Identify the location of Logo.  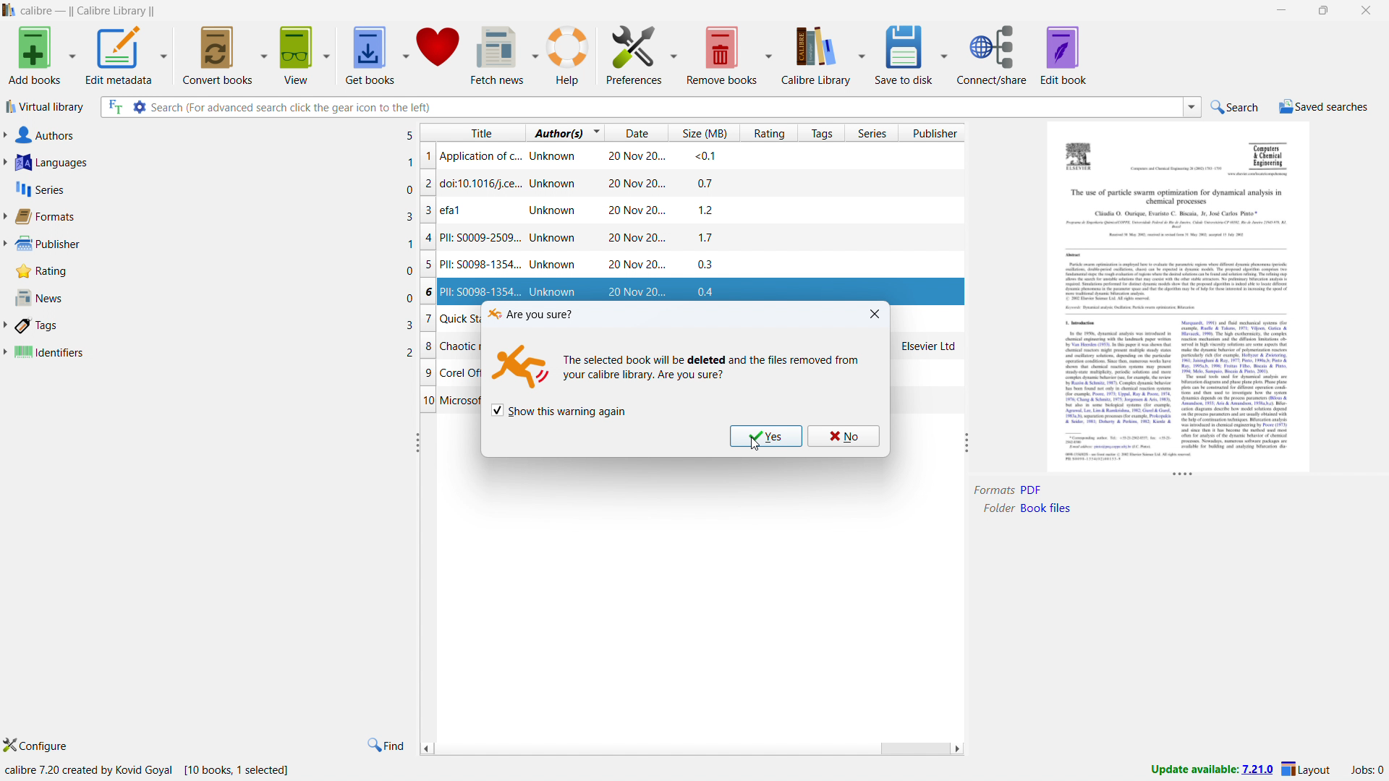
(518, 365).